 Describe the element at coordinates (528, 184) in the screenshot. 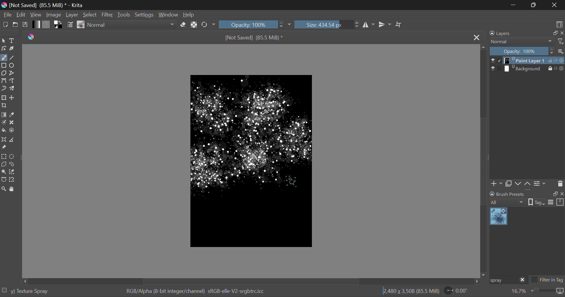

I see `Layer Movement up` at that location.